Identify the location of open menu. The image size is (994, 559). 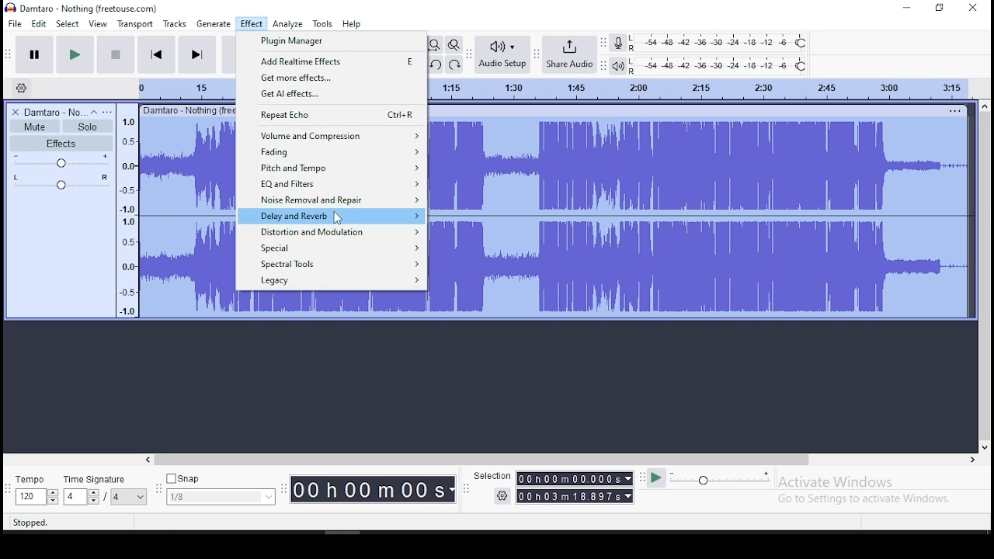
(109, 110).